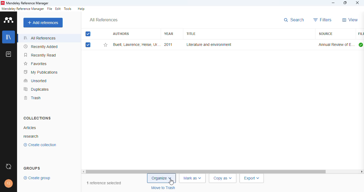  What do you see at coordinates (162, 178) in the screenshot?
I see `organize` at bounding box center [162, 178].